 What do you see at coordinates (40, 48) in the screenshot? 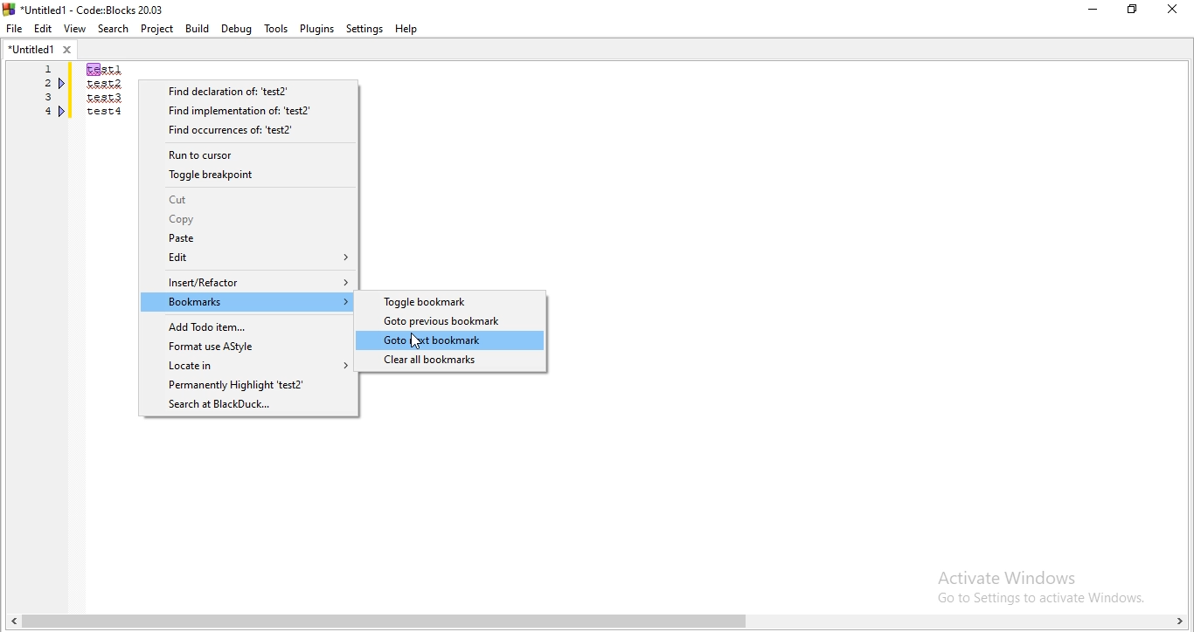
I see `untitled1` at bounding box center [40, 48].